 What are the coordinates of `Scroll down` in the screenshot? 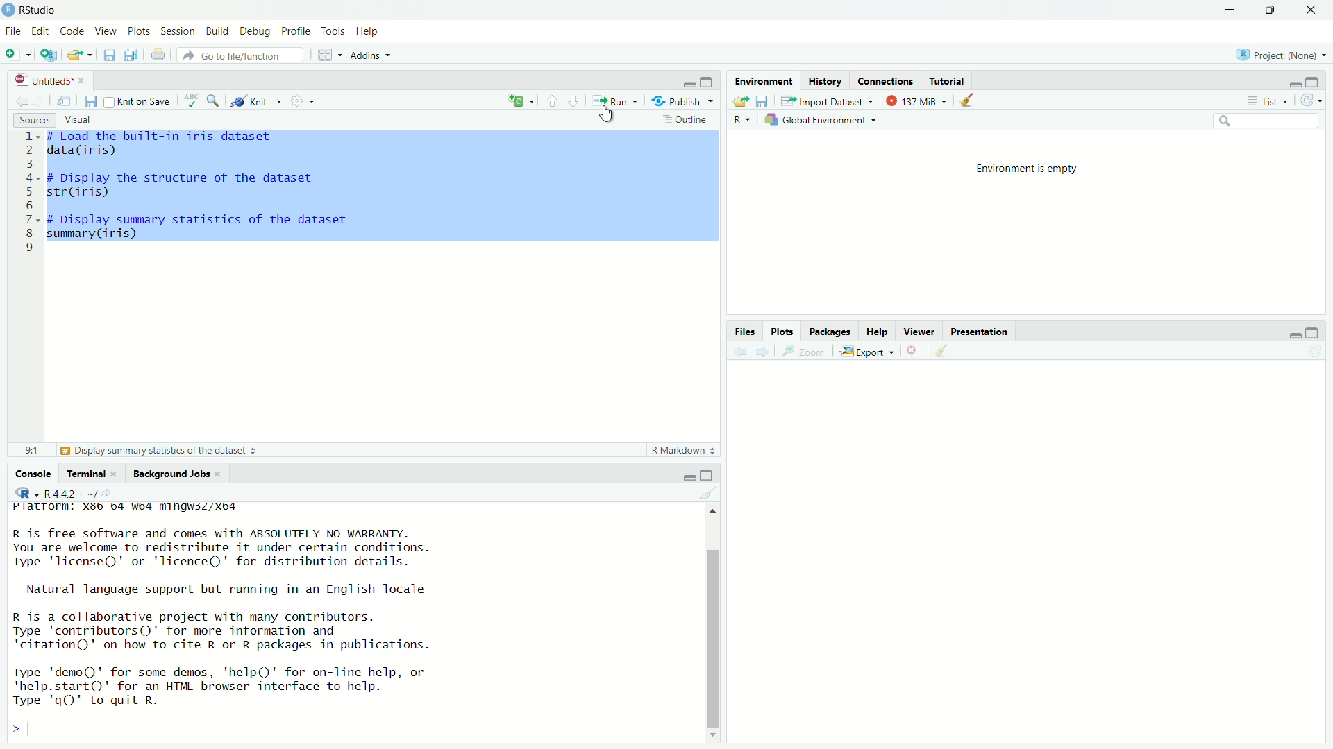 It's located at (714, 736).